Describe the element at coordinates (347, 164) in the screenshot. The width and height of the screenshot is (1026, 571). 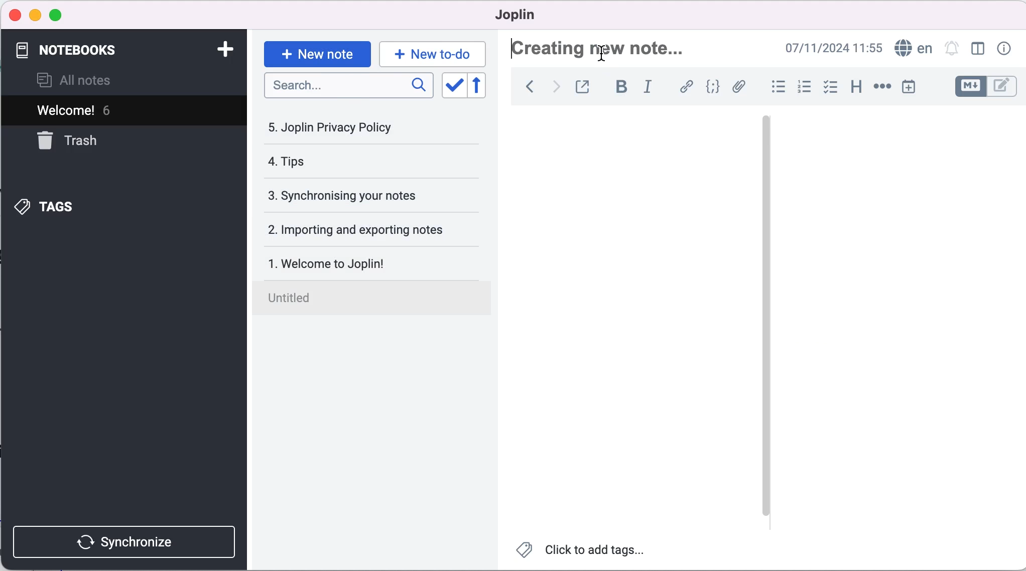
I see `tips` at that location.